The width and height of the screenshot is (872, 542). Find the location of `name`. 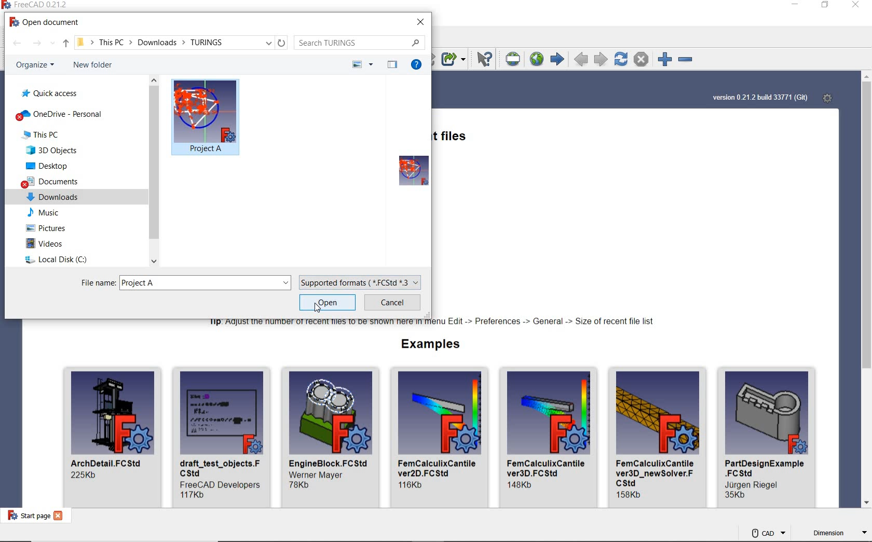

name is located at coordinates (108, 463).